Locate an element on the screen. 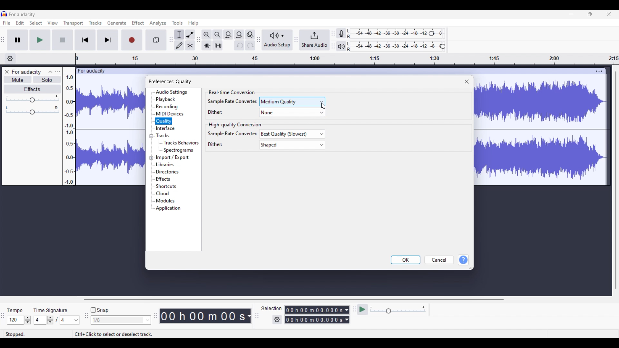 The width and height of the screenshot is (619, 348). Share audio is located at coordinates (314, 40).